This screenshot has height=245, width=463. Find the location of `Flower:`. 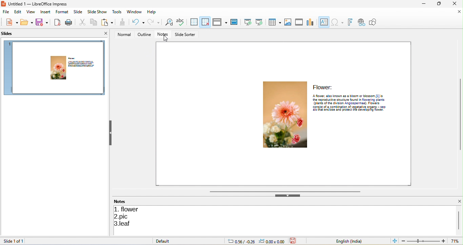

Flower: is located at coordinates (323, 87).